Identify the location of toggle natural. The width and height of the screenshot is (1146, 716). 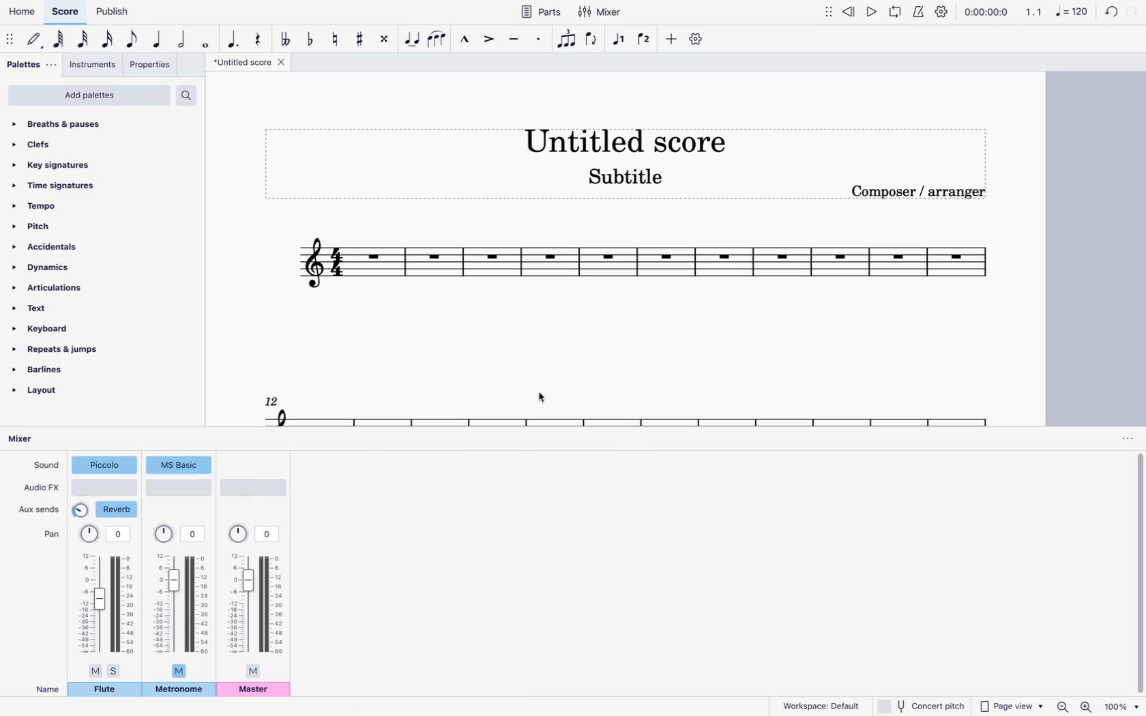
(334, 38).